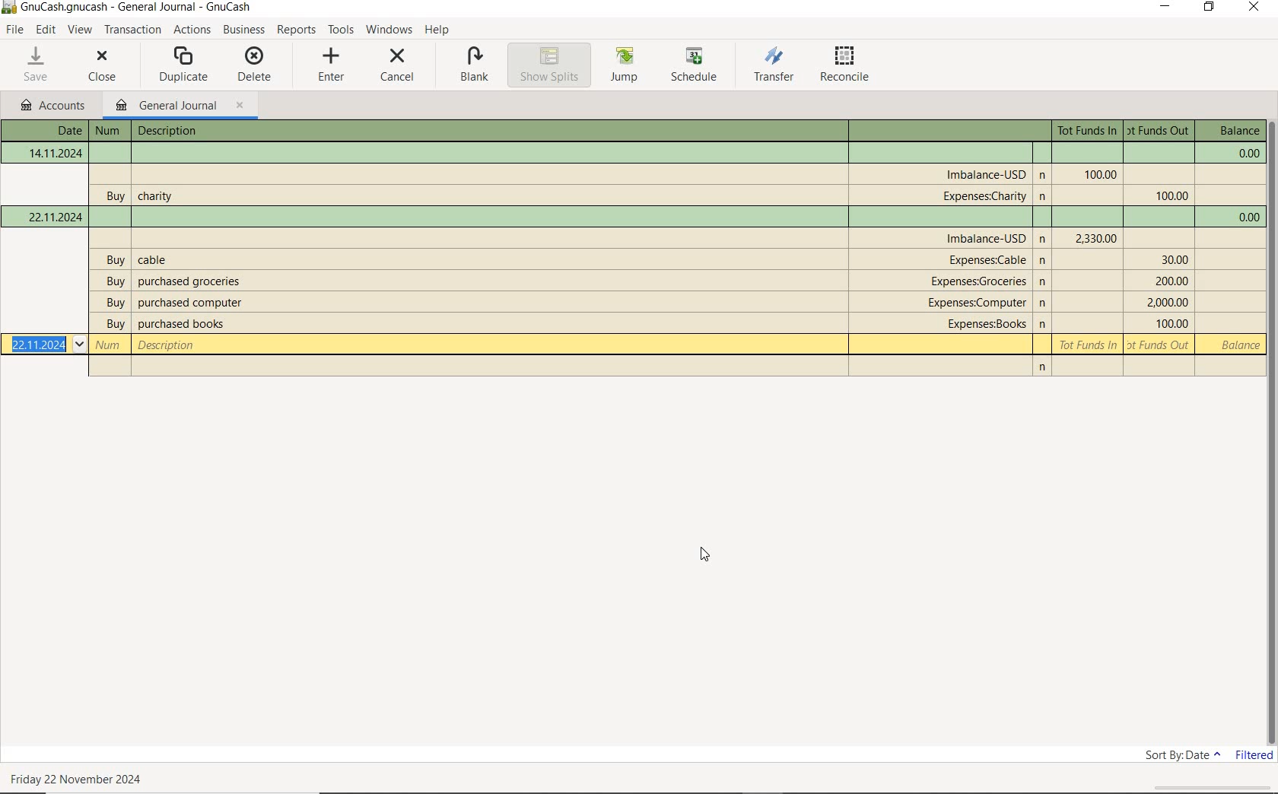 The width and height of the screenshot is (1278, 794). Describe the element at coordinates (190, 303) in the screenshot. I see `description` at that location.